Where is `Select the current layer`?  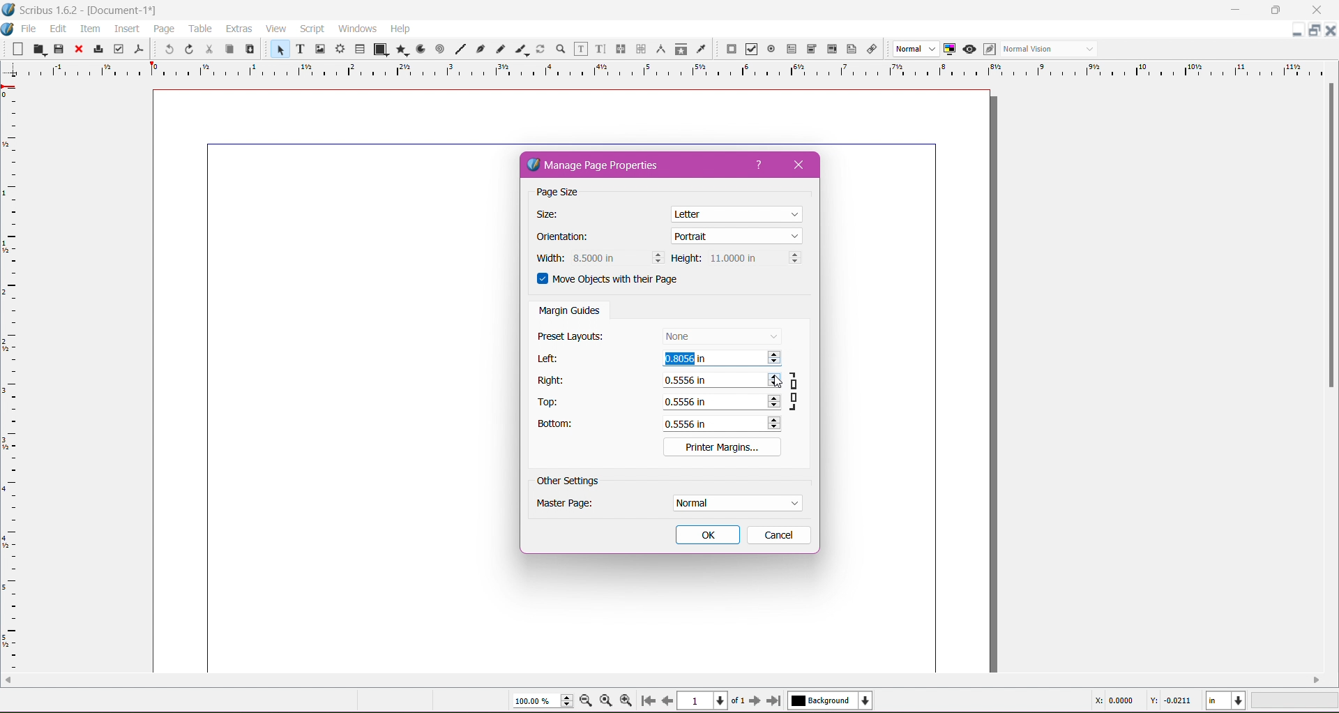 Select the current layer is located at coordinates (828, 701).